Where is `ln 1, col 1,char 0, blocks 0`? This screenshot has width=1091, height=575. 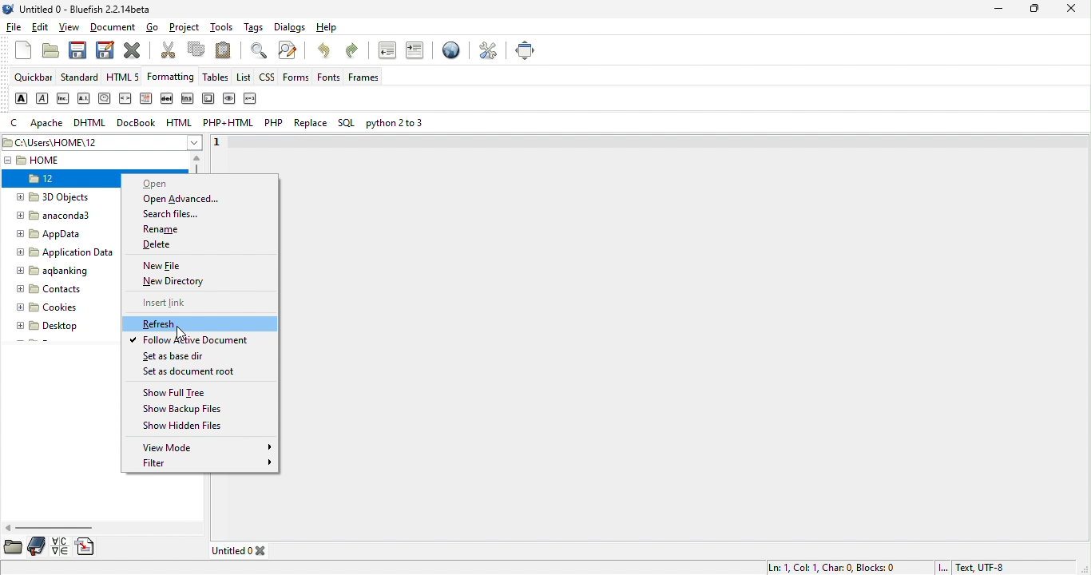 ln 1, col 1,char 0, blocks 0 is located at coordinates (832, 565).